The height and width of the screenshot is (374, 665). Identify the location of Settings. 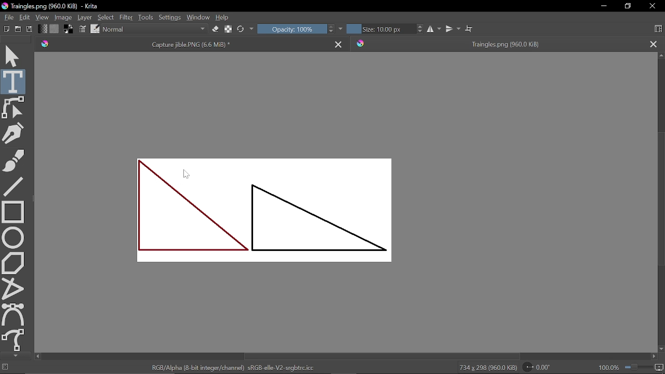
(169, 19).